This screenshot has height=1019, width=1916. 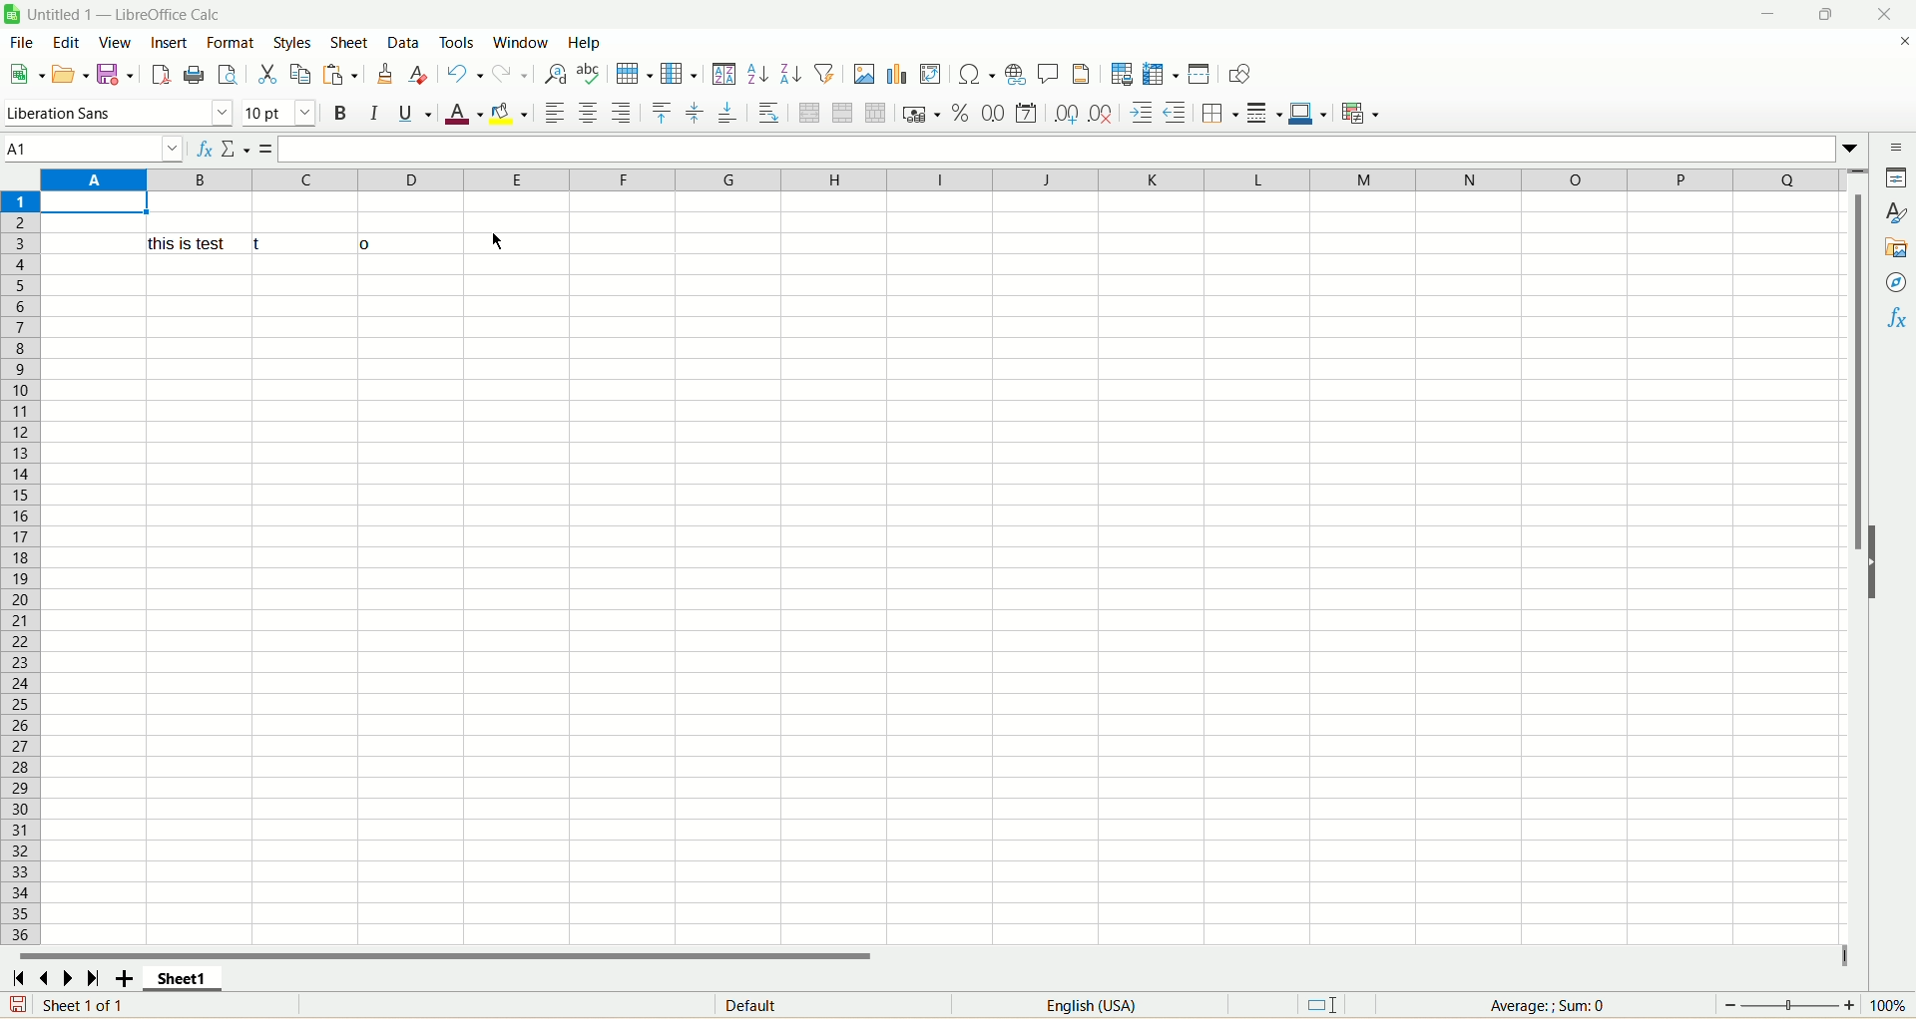 What do you see at coordinates (68, 973) in the screenshot?
I see `scroll to next sheet` at bounding box center [68, 973].